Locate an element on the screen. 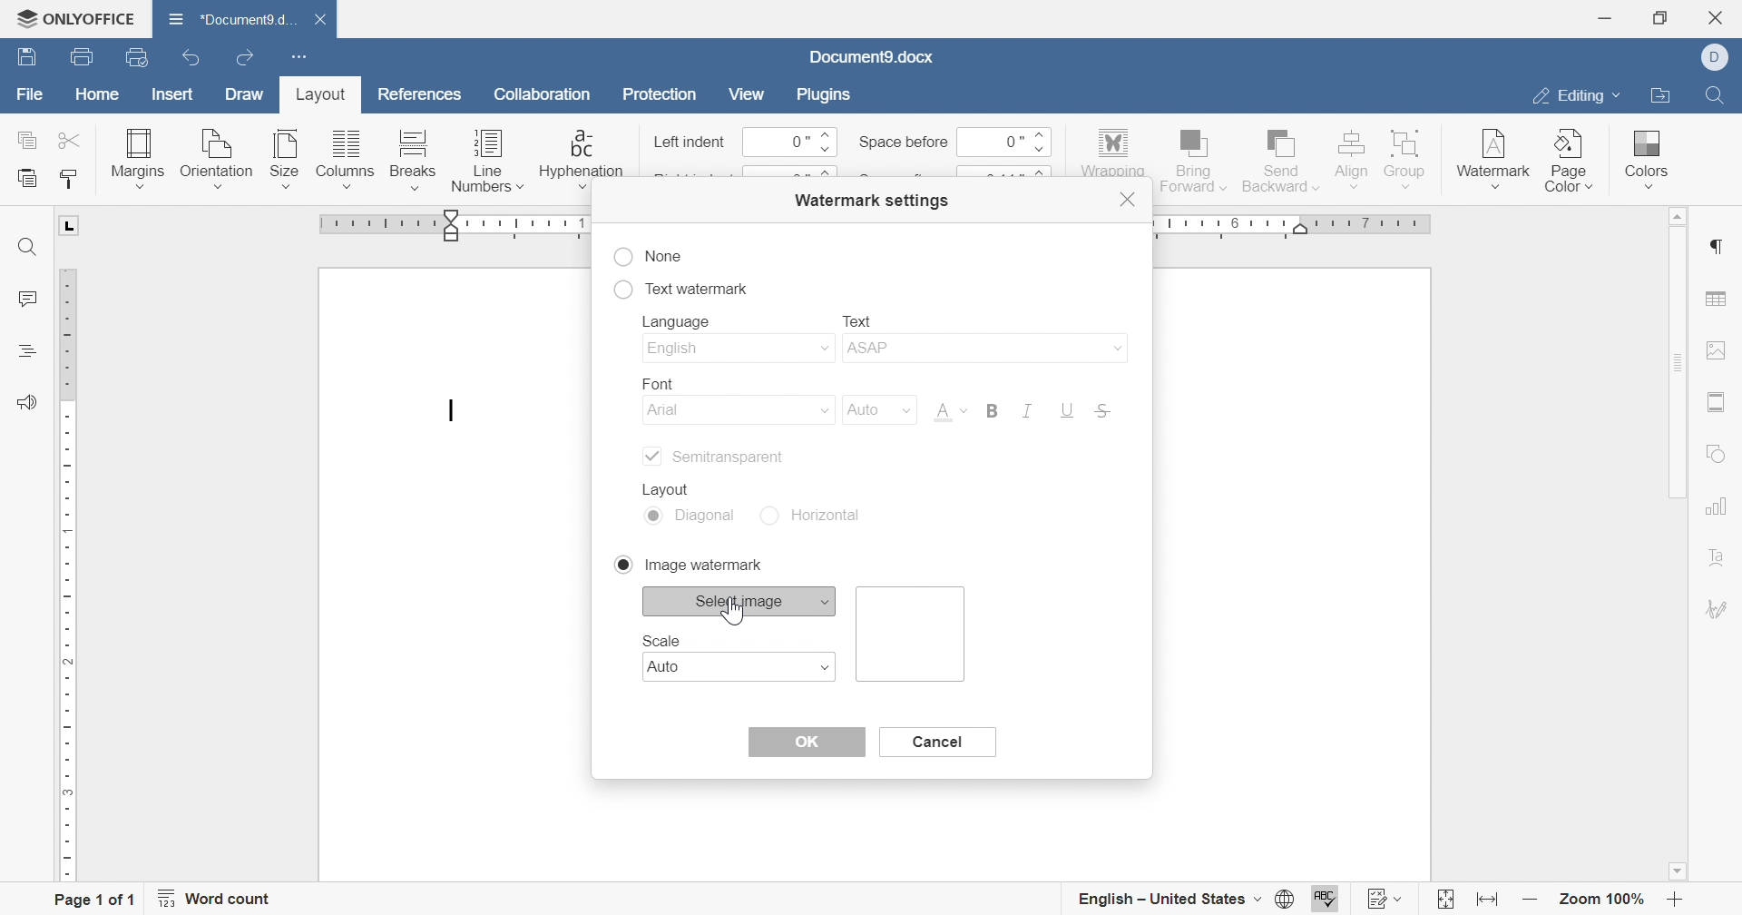 The image size is (1742, 915). italic is located at coordinates (1023, 410).